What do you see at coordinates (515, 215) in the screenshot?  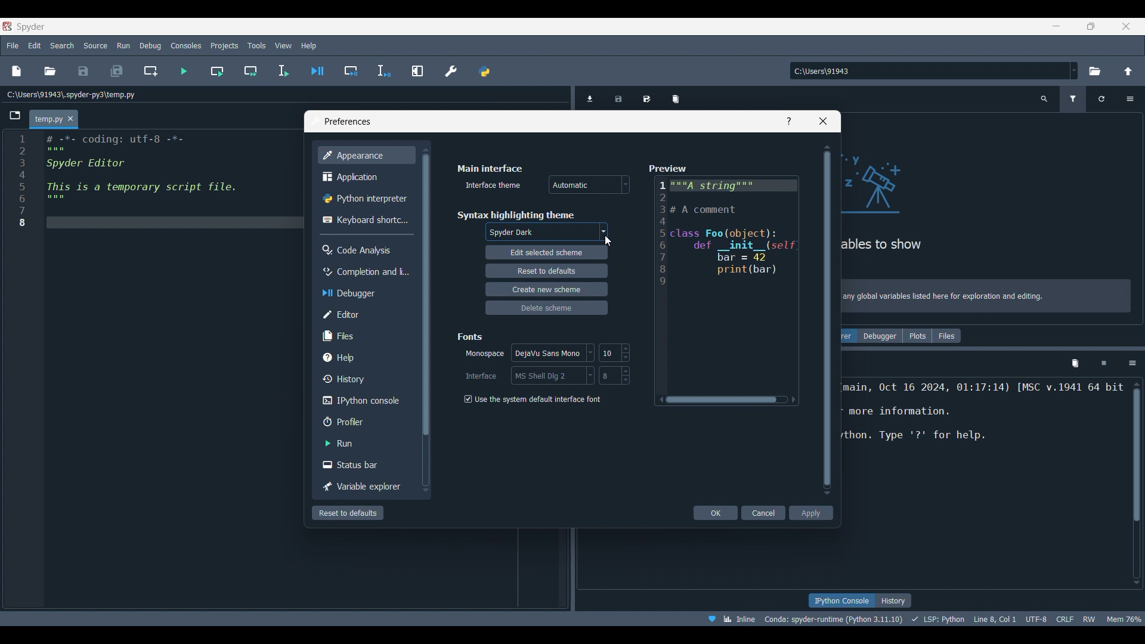 I see `Section title` at bounding box center [515, 215].